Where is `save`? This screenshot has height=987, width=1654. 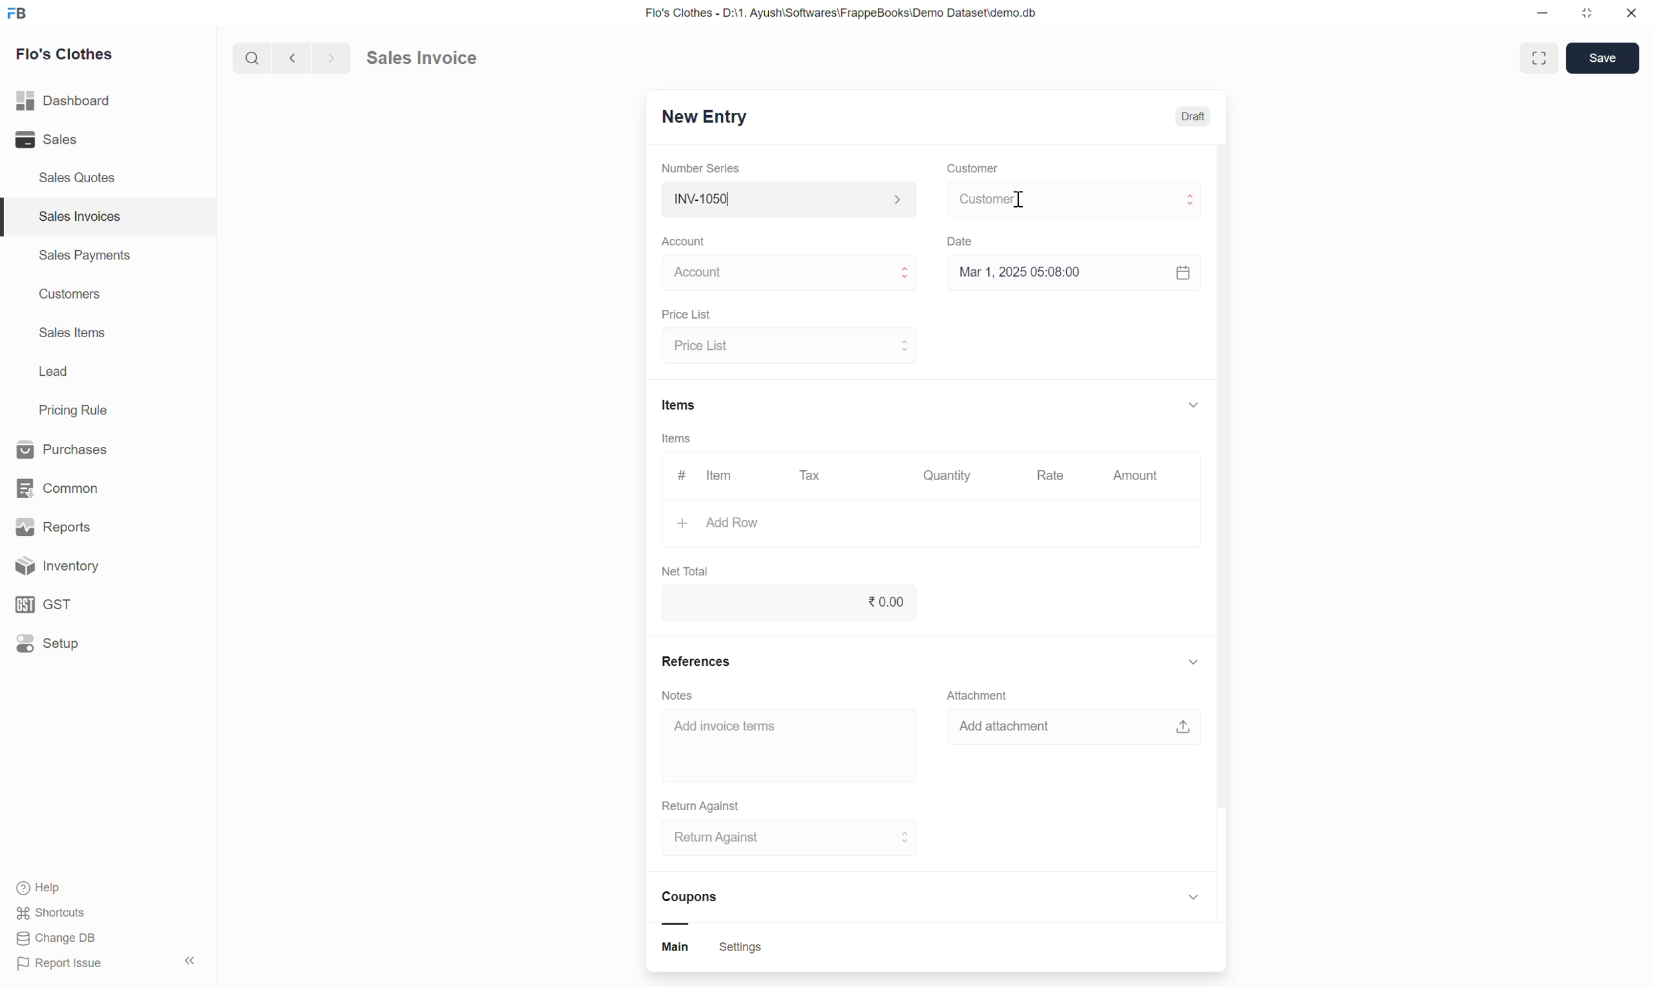
save is located at coordinates (1603, 60).